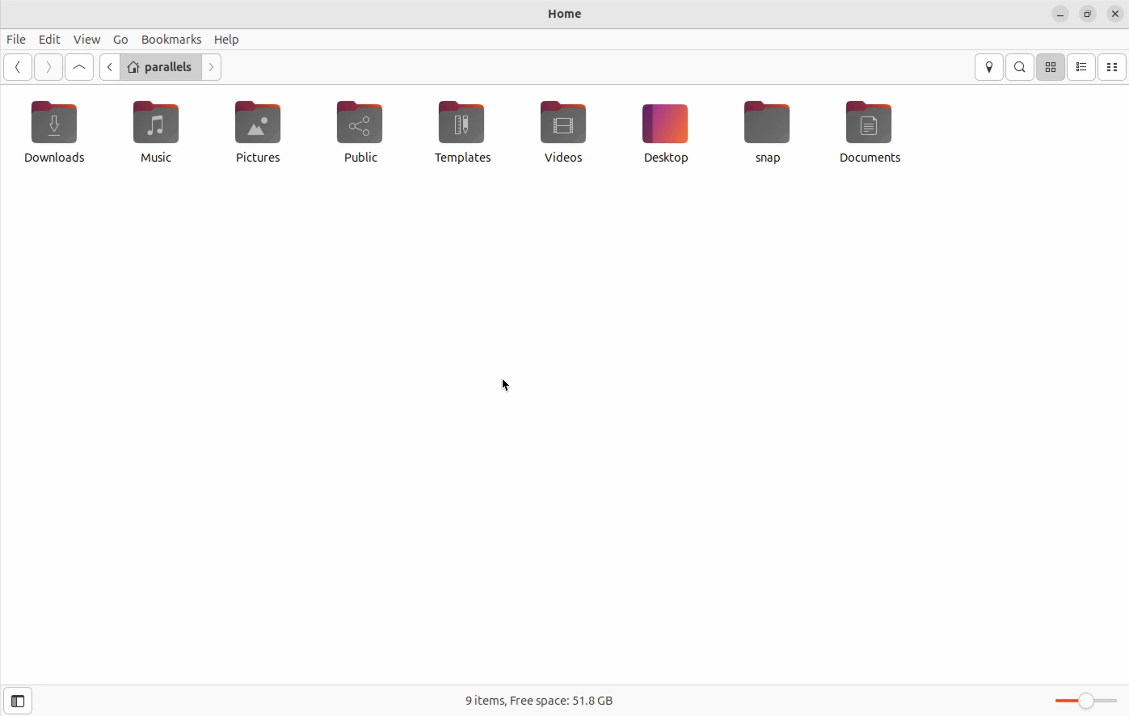 The image size is (1129, 716). I want to click on close, so click(1115, 15).